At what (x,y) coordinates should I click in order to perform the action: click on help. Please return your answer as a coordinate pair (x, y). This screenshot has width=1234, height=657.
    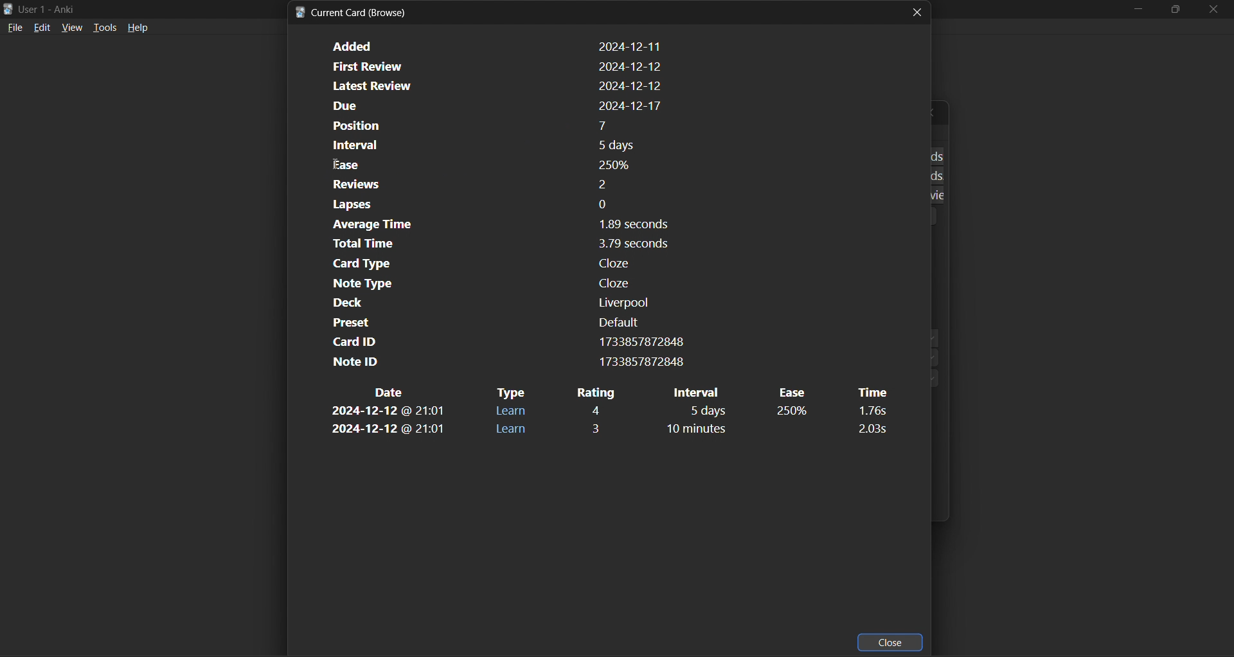
    Looking at the image, I should click on (138, 27).